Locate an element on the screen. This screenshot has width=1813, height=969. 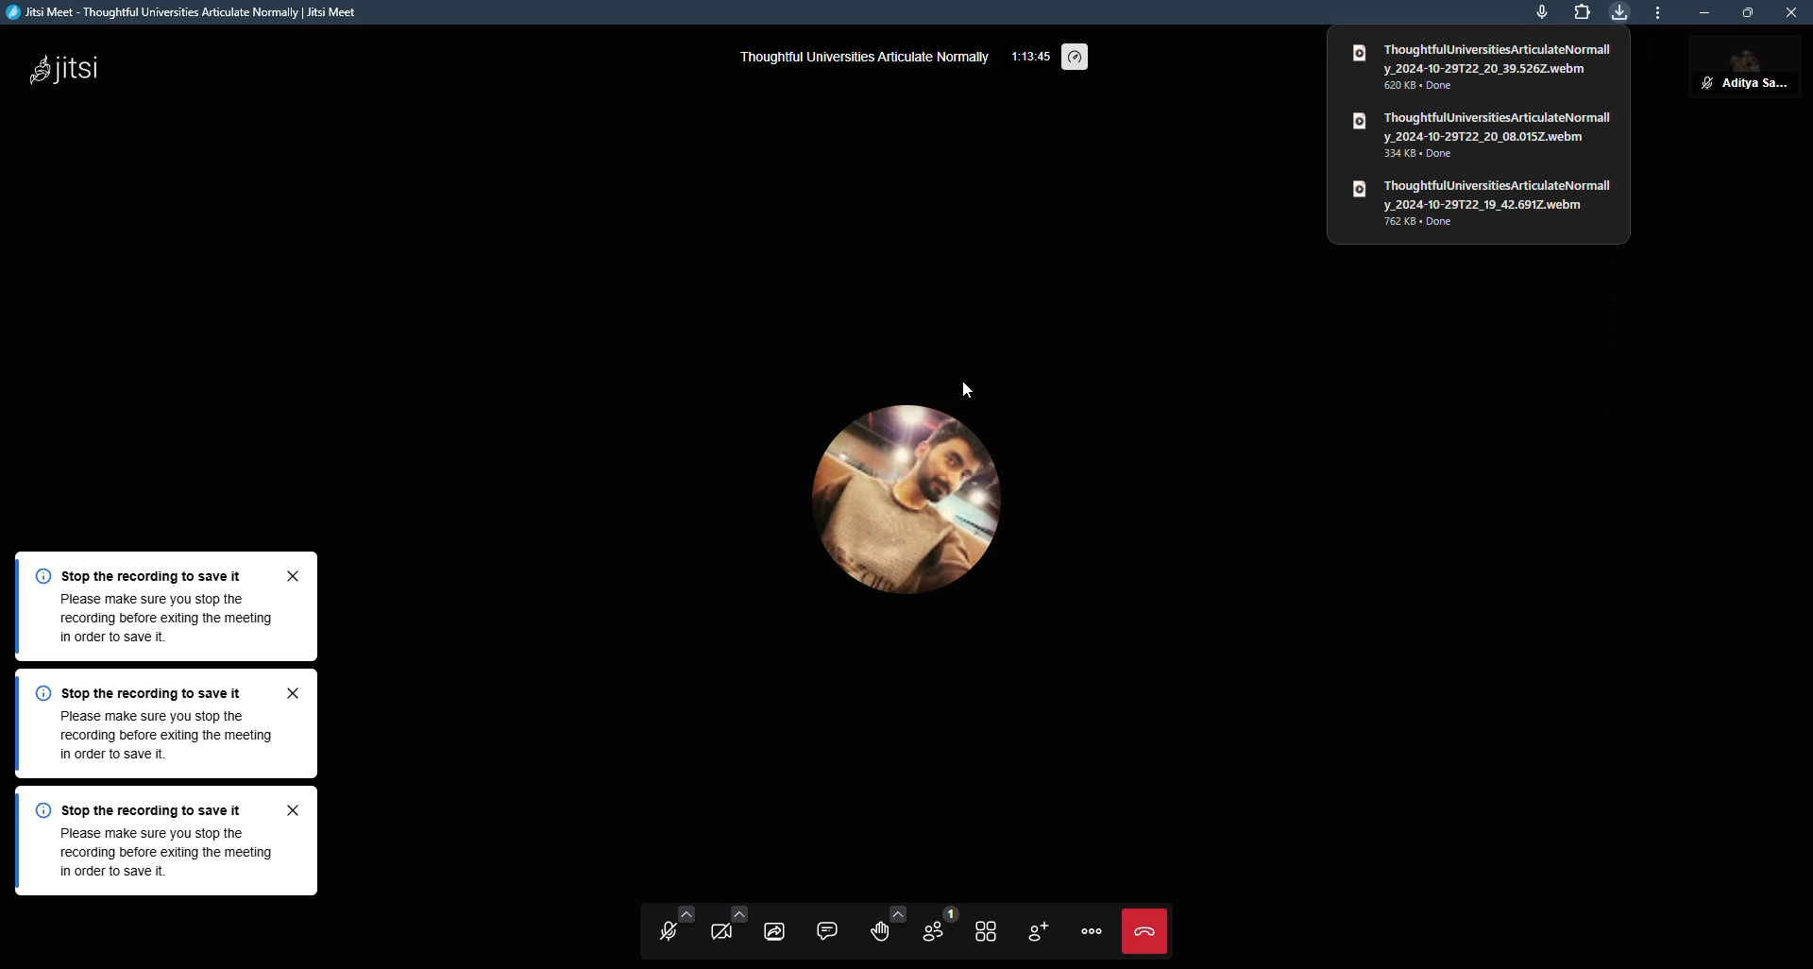
invite people is located at coordinates (1037, 928).